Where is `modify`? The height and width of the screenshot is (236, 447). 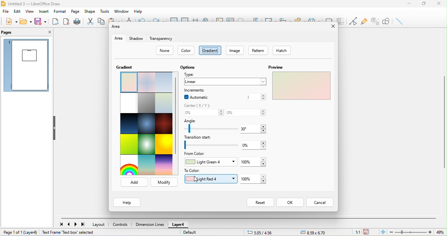
modify is located at coordinates (164, 182).